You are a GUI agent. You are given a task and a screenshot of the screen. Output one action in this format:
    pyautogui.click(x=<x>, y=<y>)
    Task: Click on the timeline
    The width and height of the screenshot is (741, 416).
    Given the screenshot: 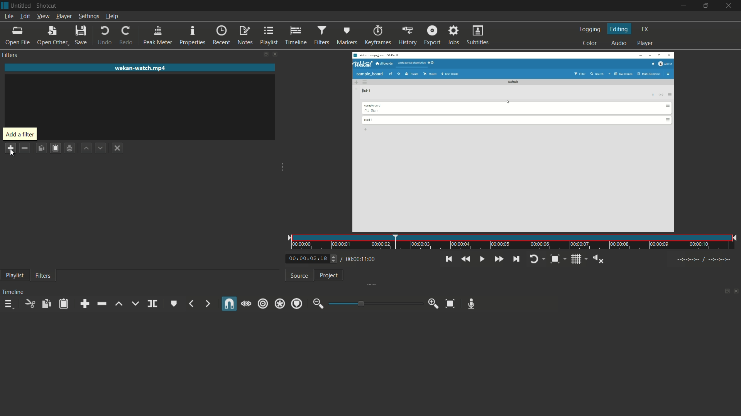 What is the action you would take?
    pyautogui.click(x=13, y=292)
    